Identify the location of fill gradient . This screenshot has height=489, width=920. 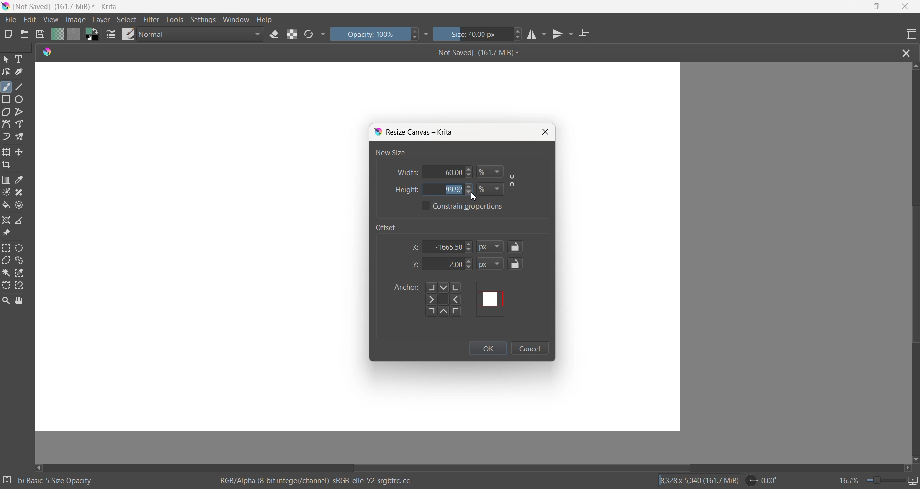
(56, 35).